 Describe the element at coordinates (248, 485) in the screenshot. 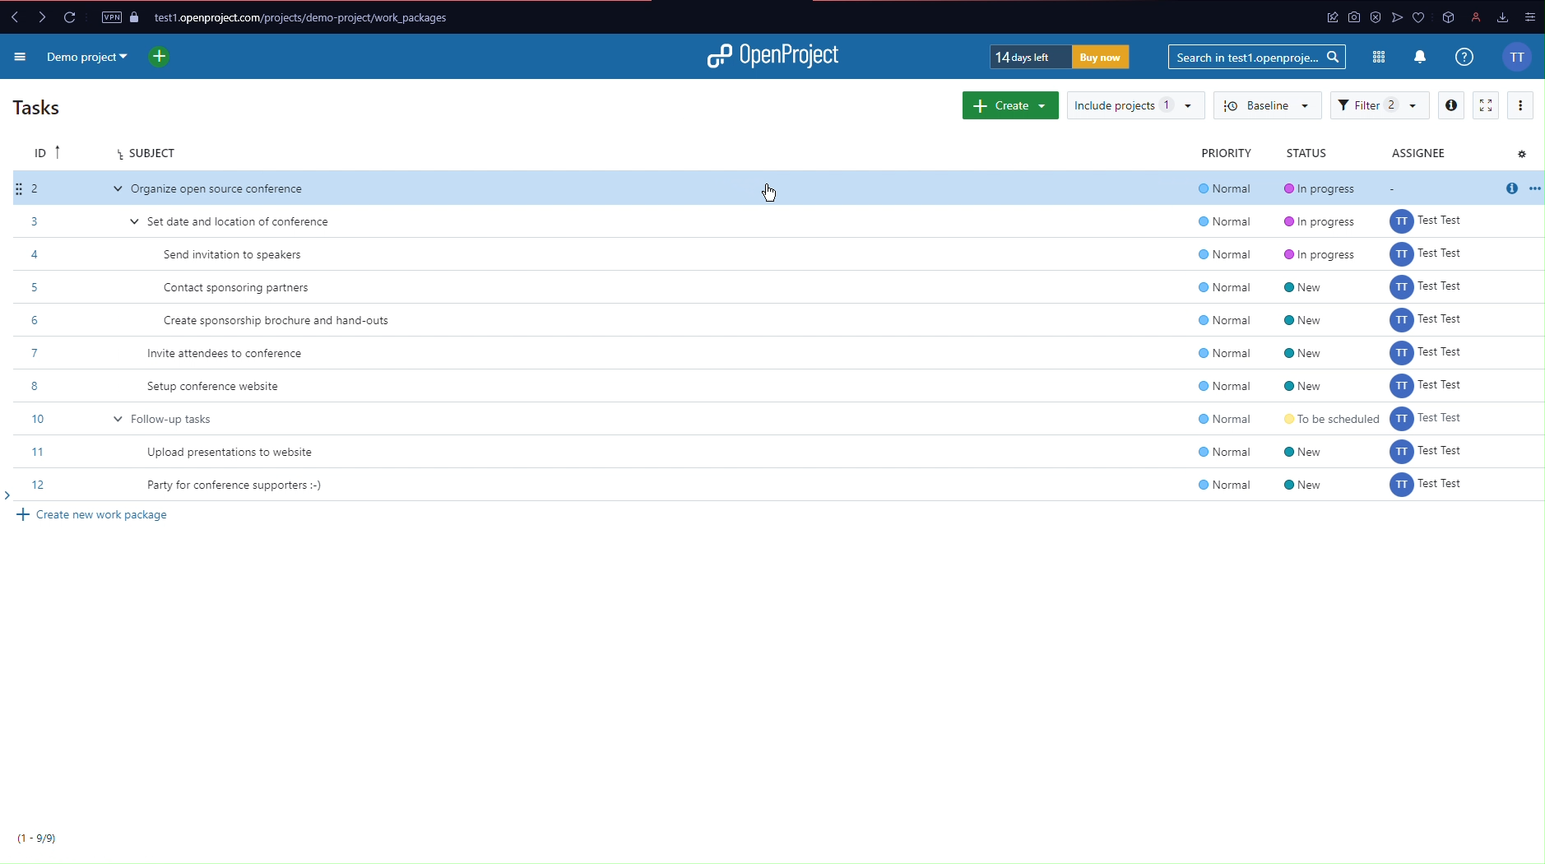

I see `Party for conference supporters :-)` at that location.